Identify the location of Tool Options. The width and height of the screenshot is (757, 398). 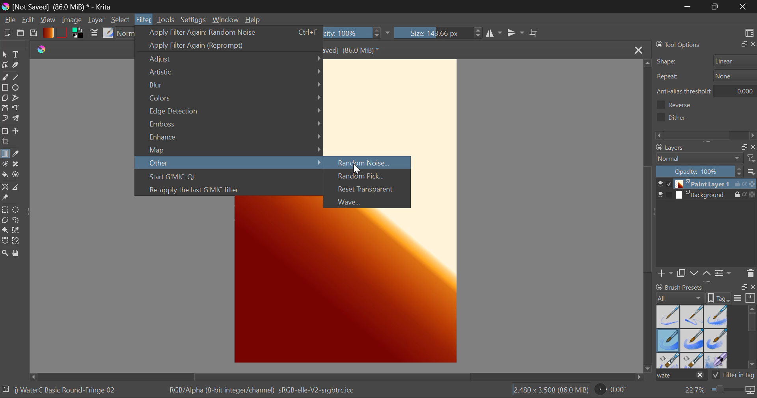
(679, 45).